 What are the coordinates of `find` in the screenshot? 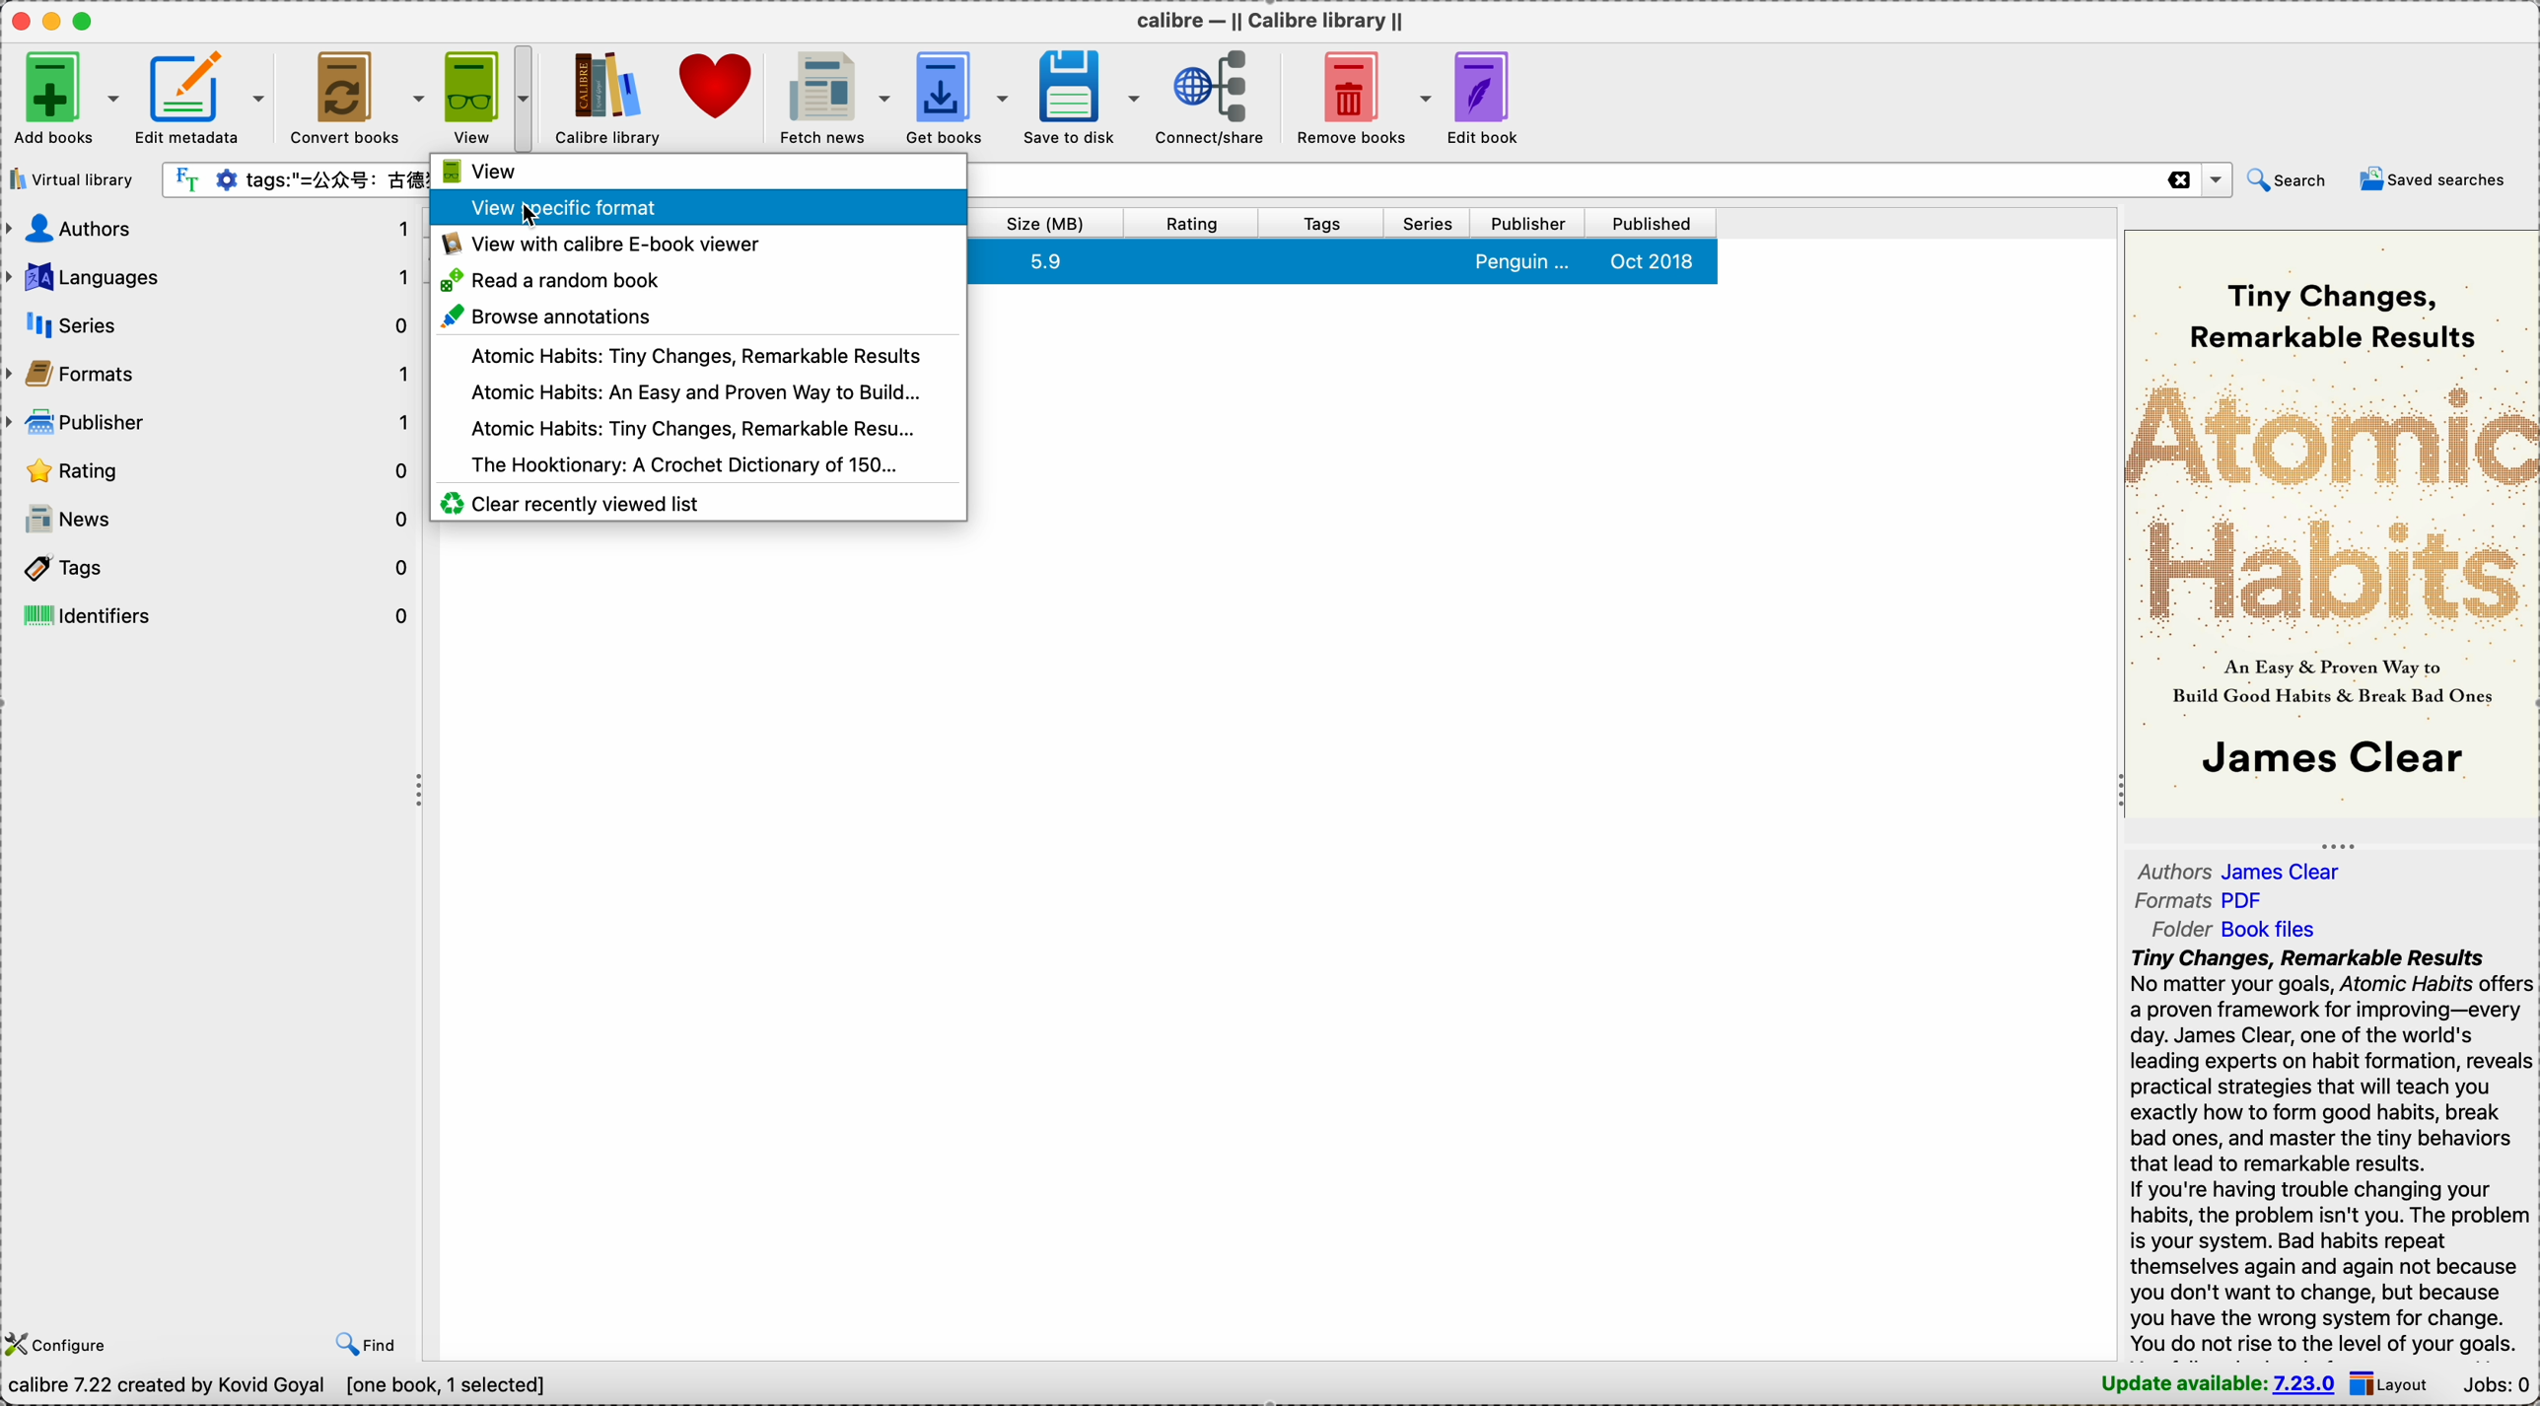 It's located at (367, 1346).